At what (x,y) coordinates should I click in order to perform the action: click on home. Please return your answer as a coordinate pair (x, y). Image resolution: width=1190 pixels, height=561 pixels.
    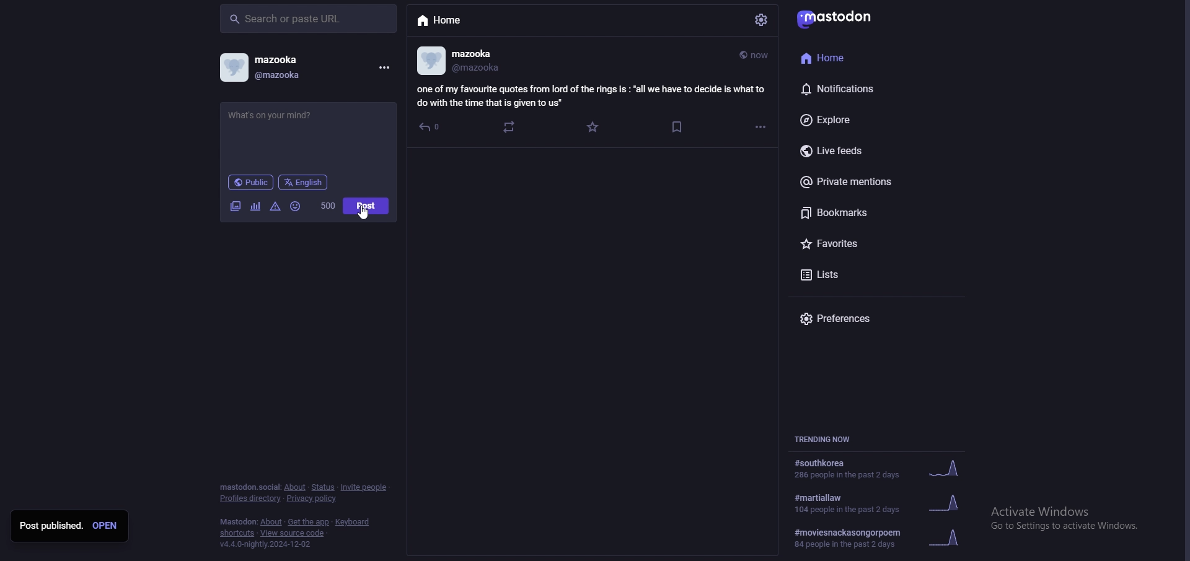
    Looking at the image, I should click on (454, 22).